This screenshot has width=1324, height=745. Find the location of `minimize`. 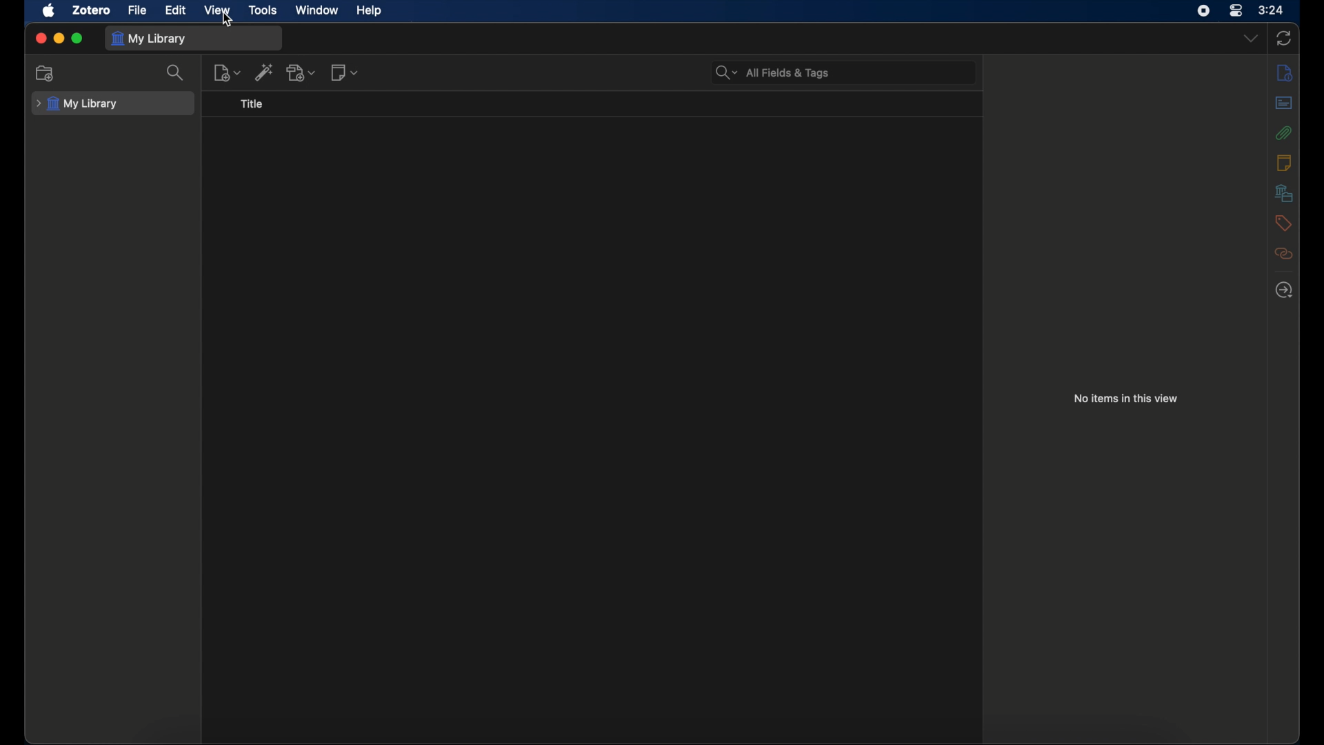

minimize is located at coordinates (59, 38).